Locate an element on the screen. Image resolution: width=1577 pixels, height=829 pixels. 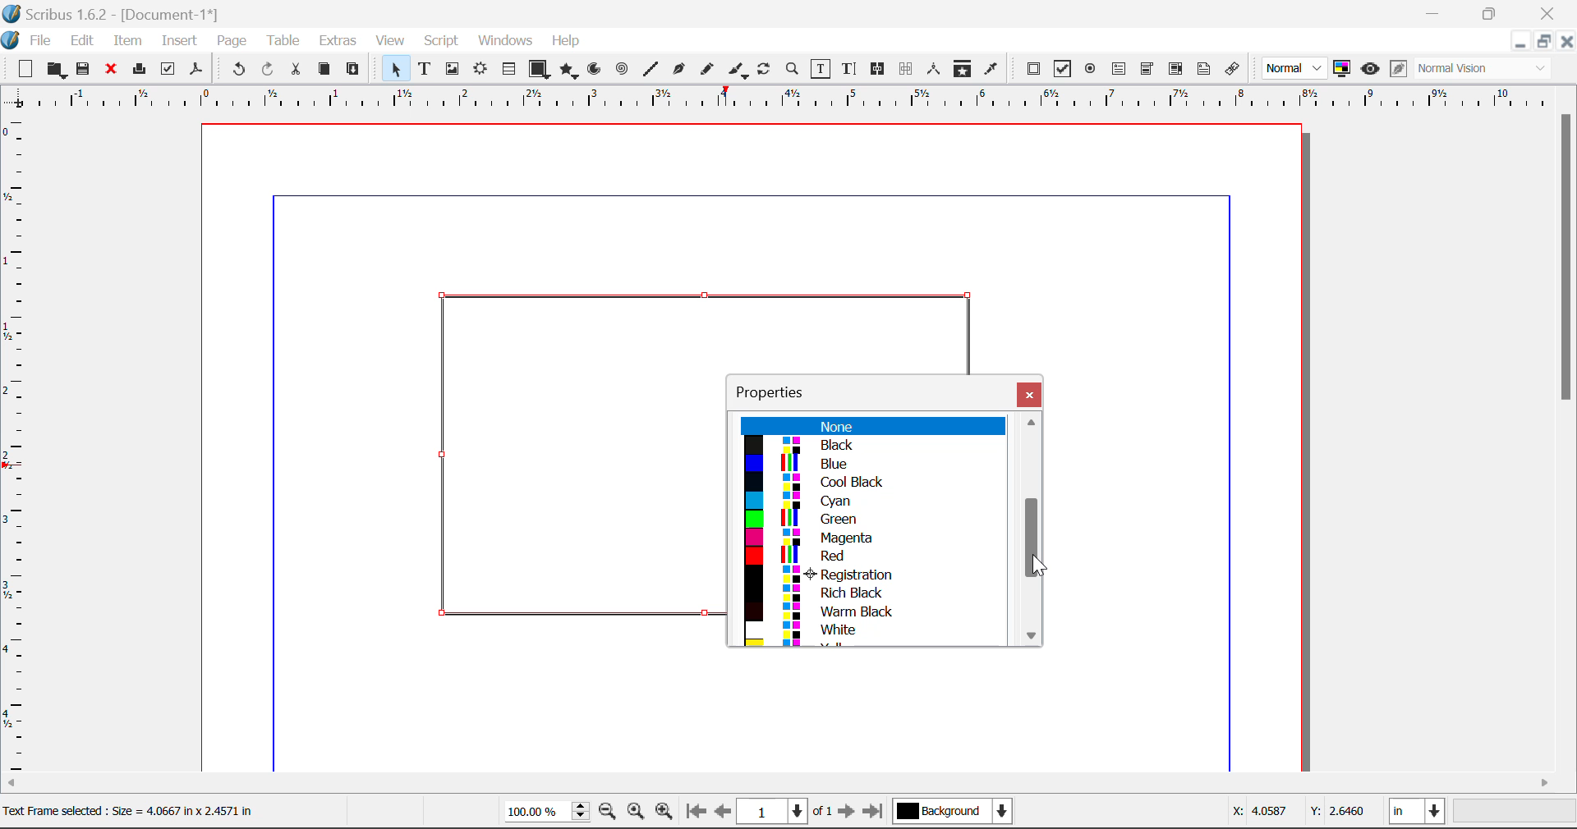
Discard is located at coordinates (112, 70).